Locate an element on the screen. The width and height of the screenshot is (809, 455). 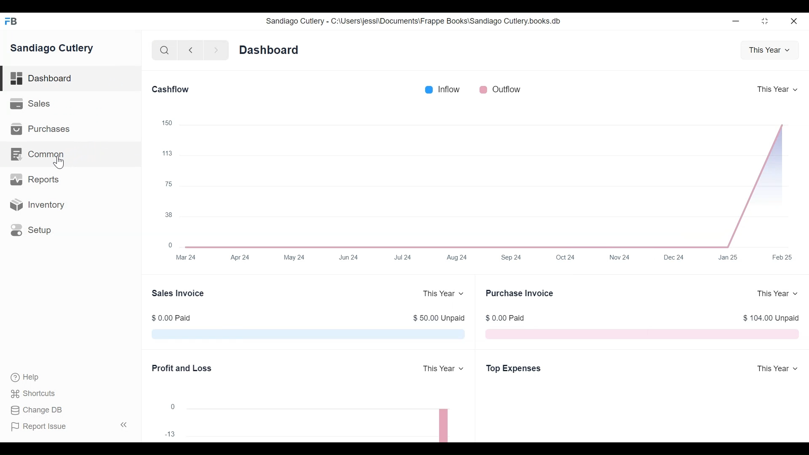
38 is located at coordinates (168, 214).